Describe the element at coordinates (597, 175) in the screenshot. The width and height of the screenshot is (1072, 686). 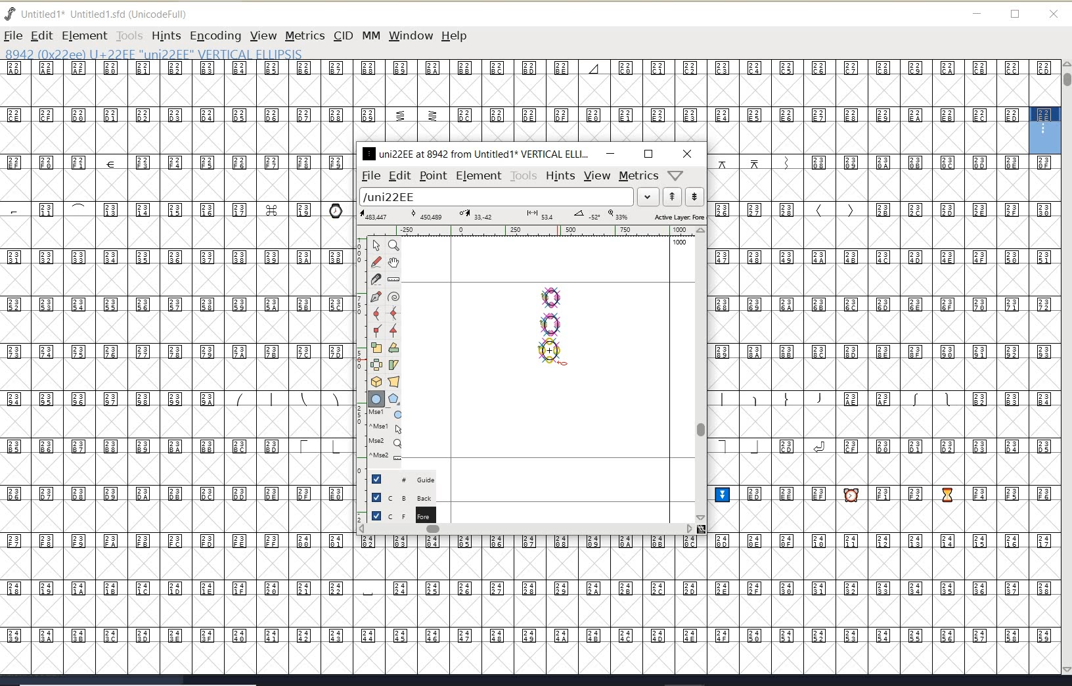
I see `view` at that location.